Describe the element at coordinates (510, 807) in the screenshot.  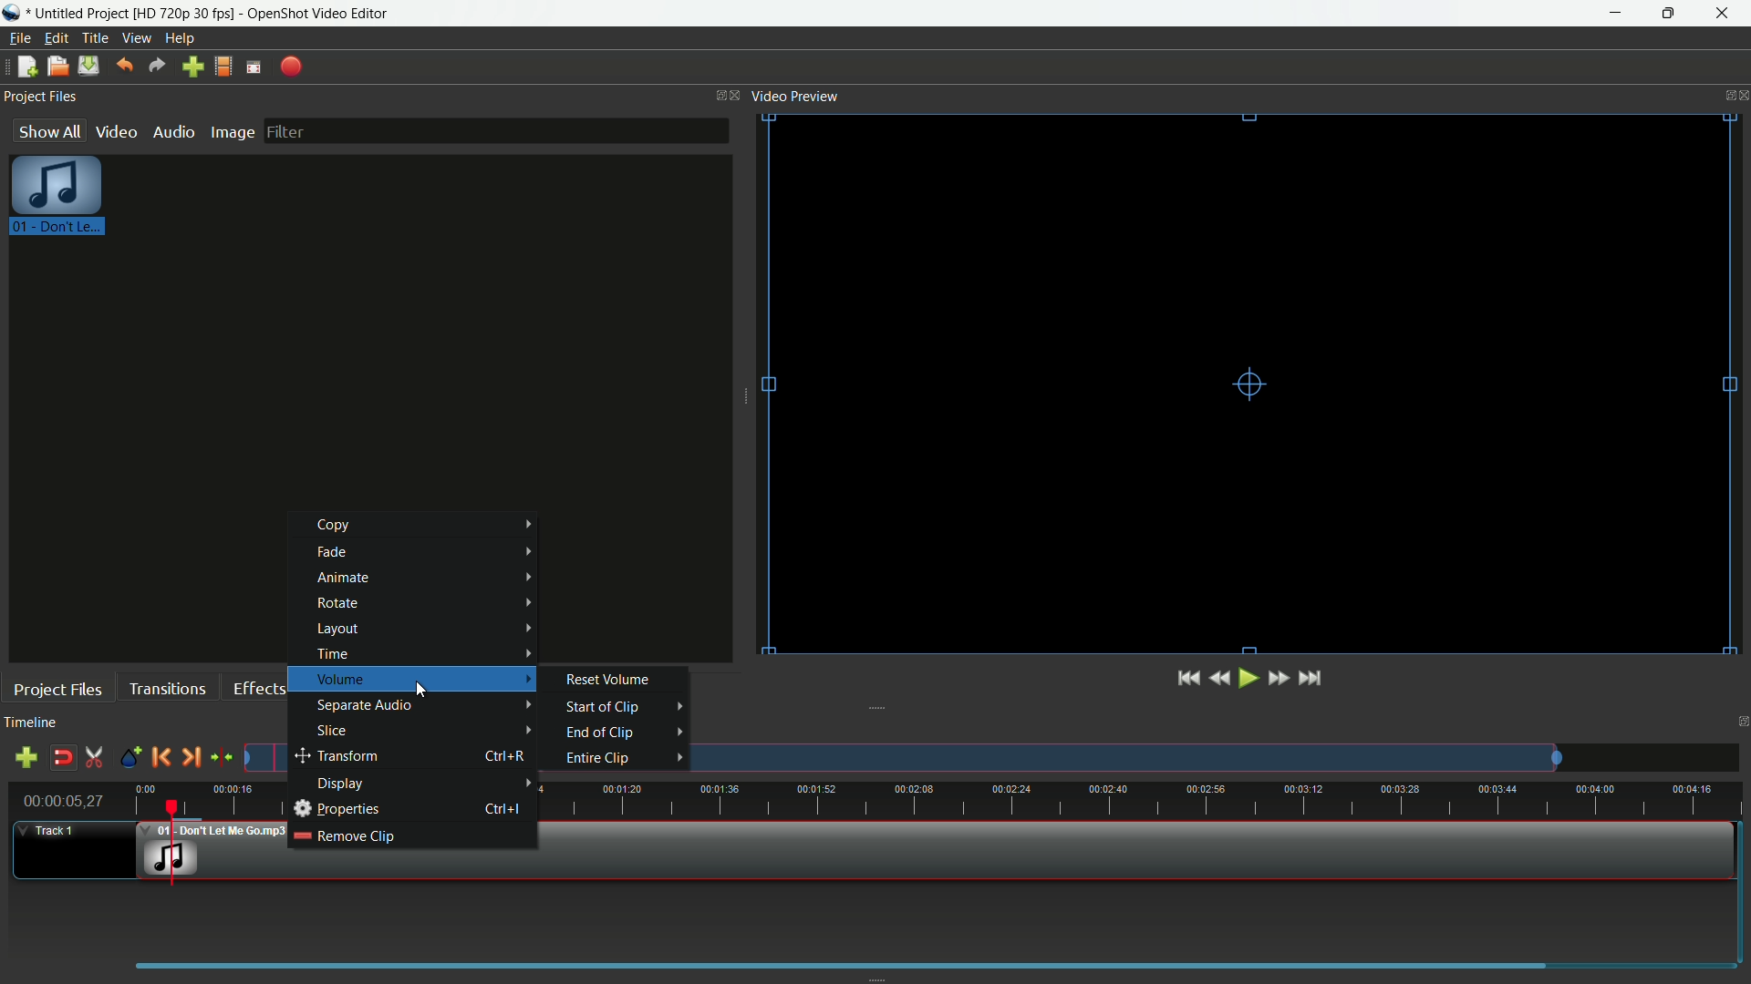
I see `keyboard shortcut` at that location.